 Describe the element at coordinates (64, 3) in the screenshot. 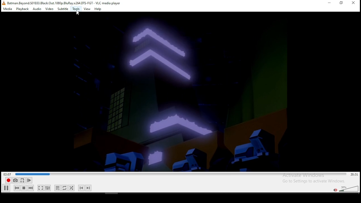

I see `file name` at that location.